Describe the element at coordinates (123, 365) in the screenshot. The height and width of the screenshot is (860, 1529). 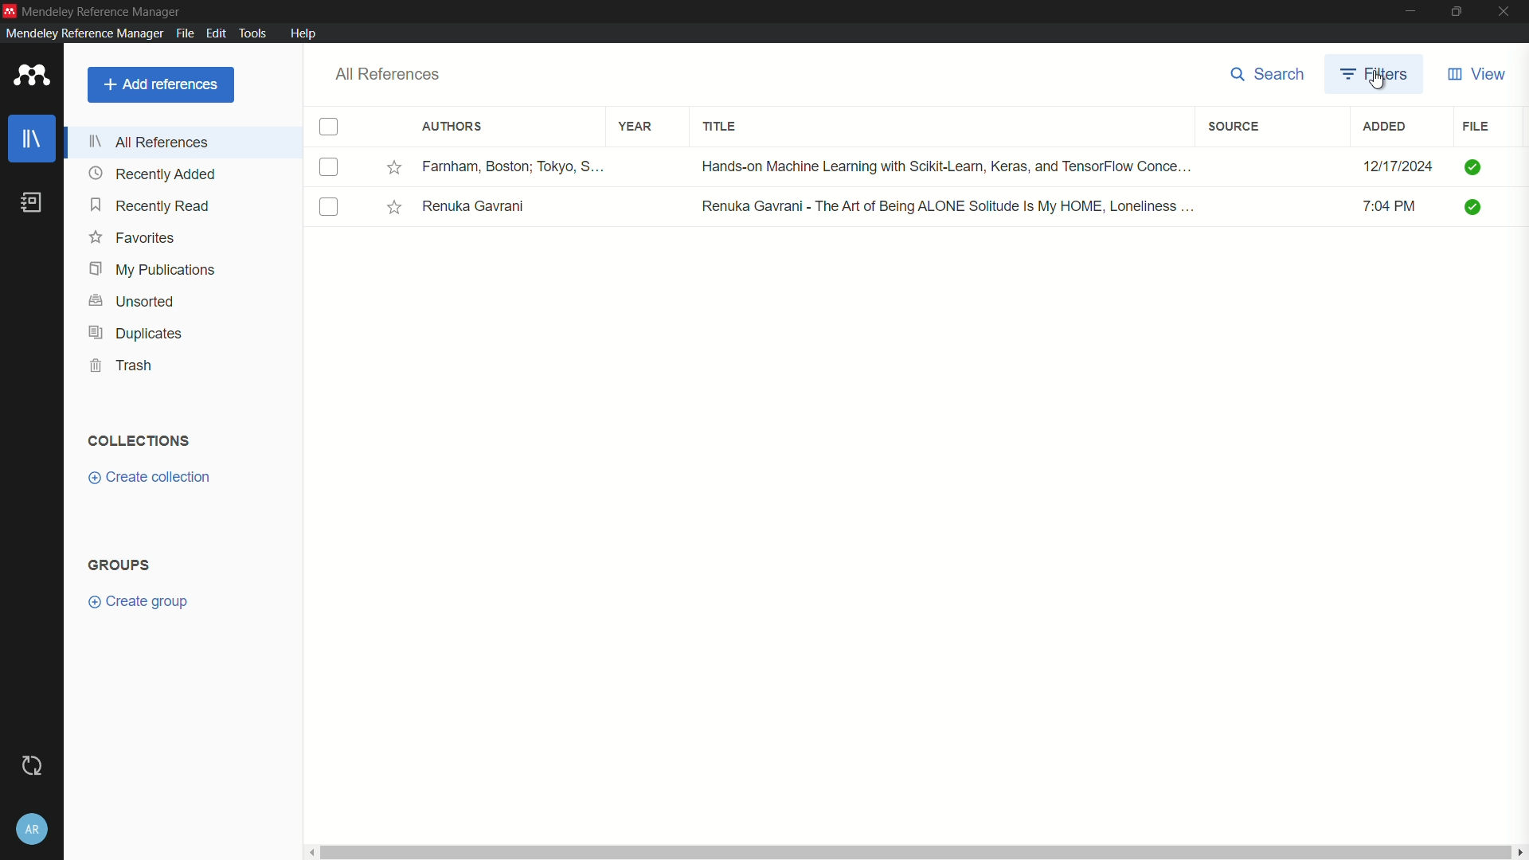
I see `trash` at that location.